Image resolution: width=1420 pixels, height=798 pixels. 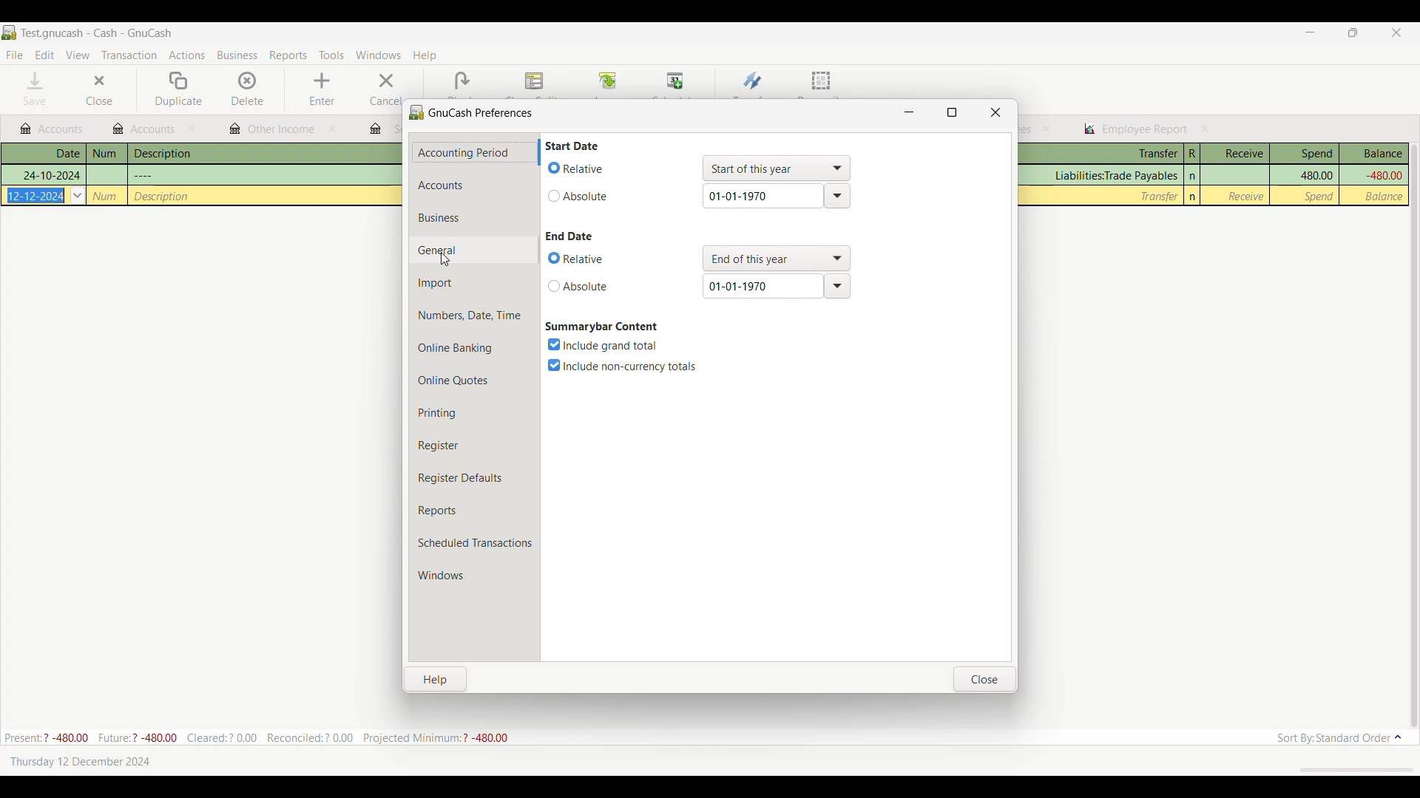 I want to click on Section title, so click(x=572, y=146).